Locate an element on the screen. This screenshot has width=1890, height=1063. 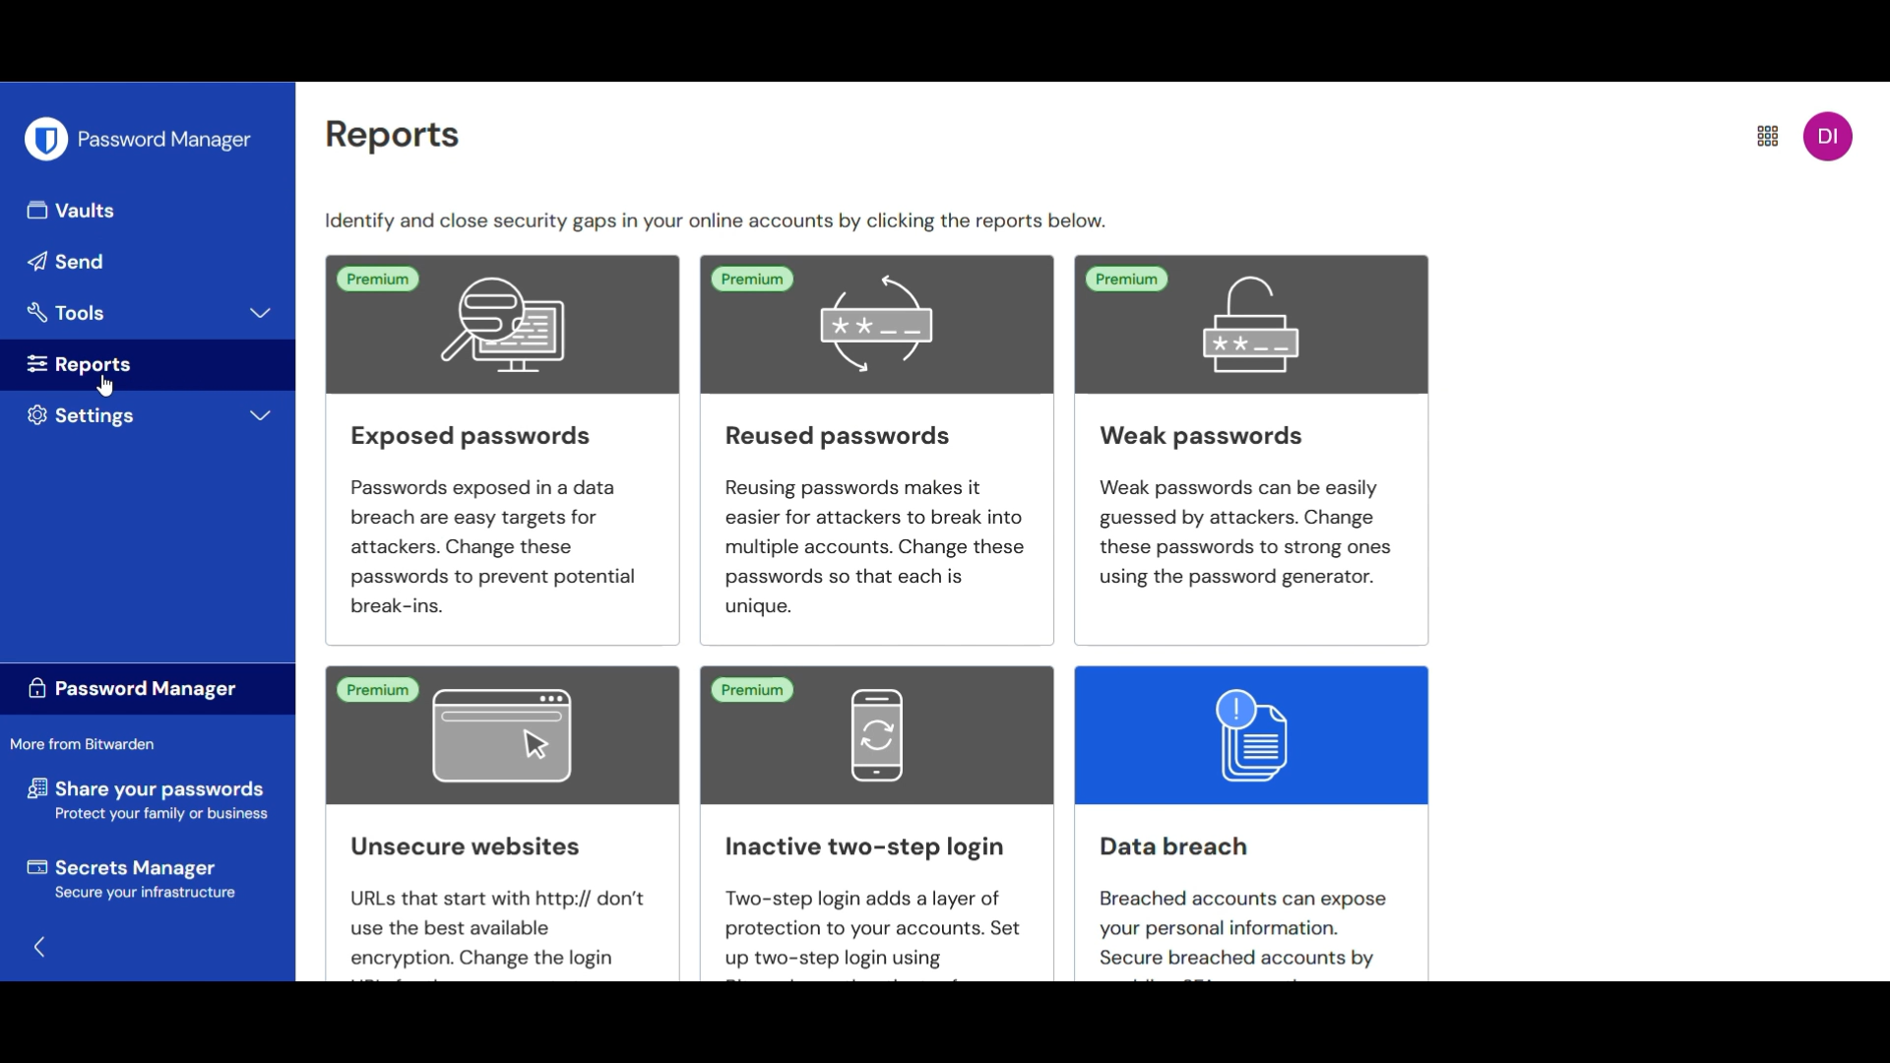
Password manager  label is located at coordinates (149, 688).